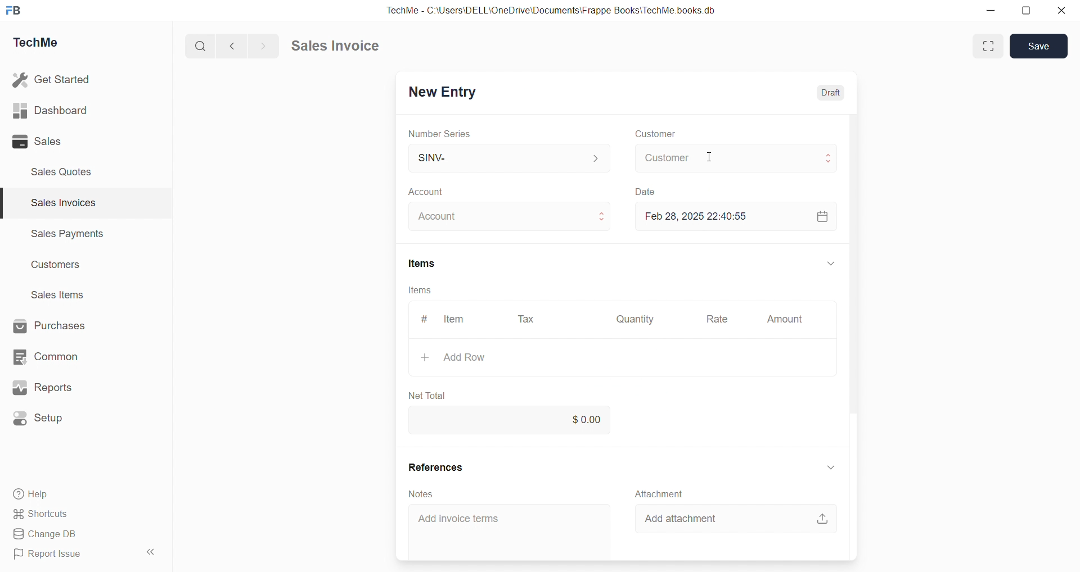 The image size is (1080, 572). Describe the element at coordinates (515, 420) in the screenshot. I see `0.00` at that location.